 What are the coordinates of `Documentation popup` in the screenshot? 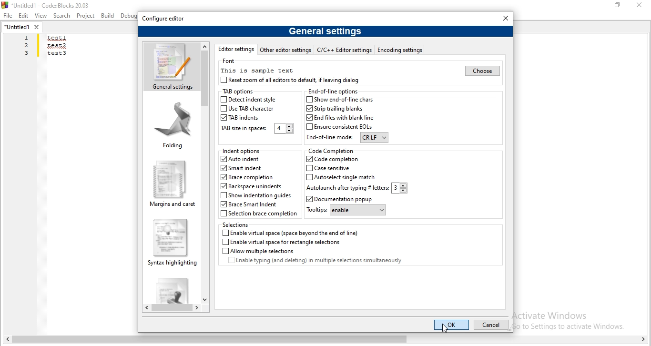 It's located at (346, 199).